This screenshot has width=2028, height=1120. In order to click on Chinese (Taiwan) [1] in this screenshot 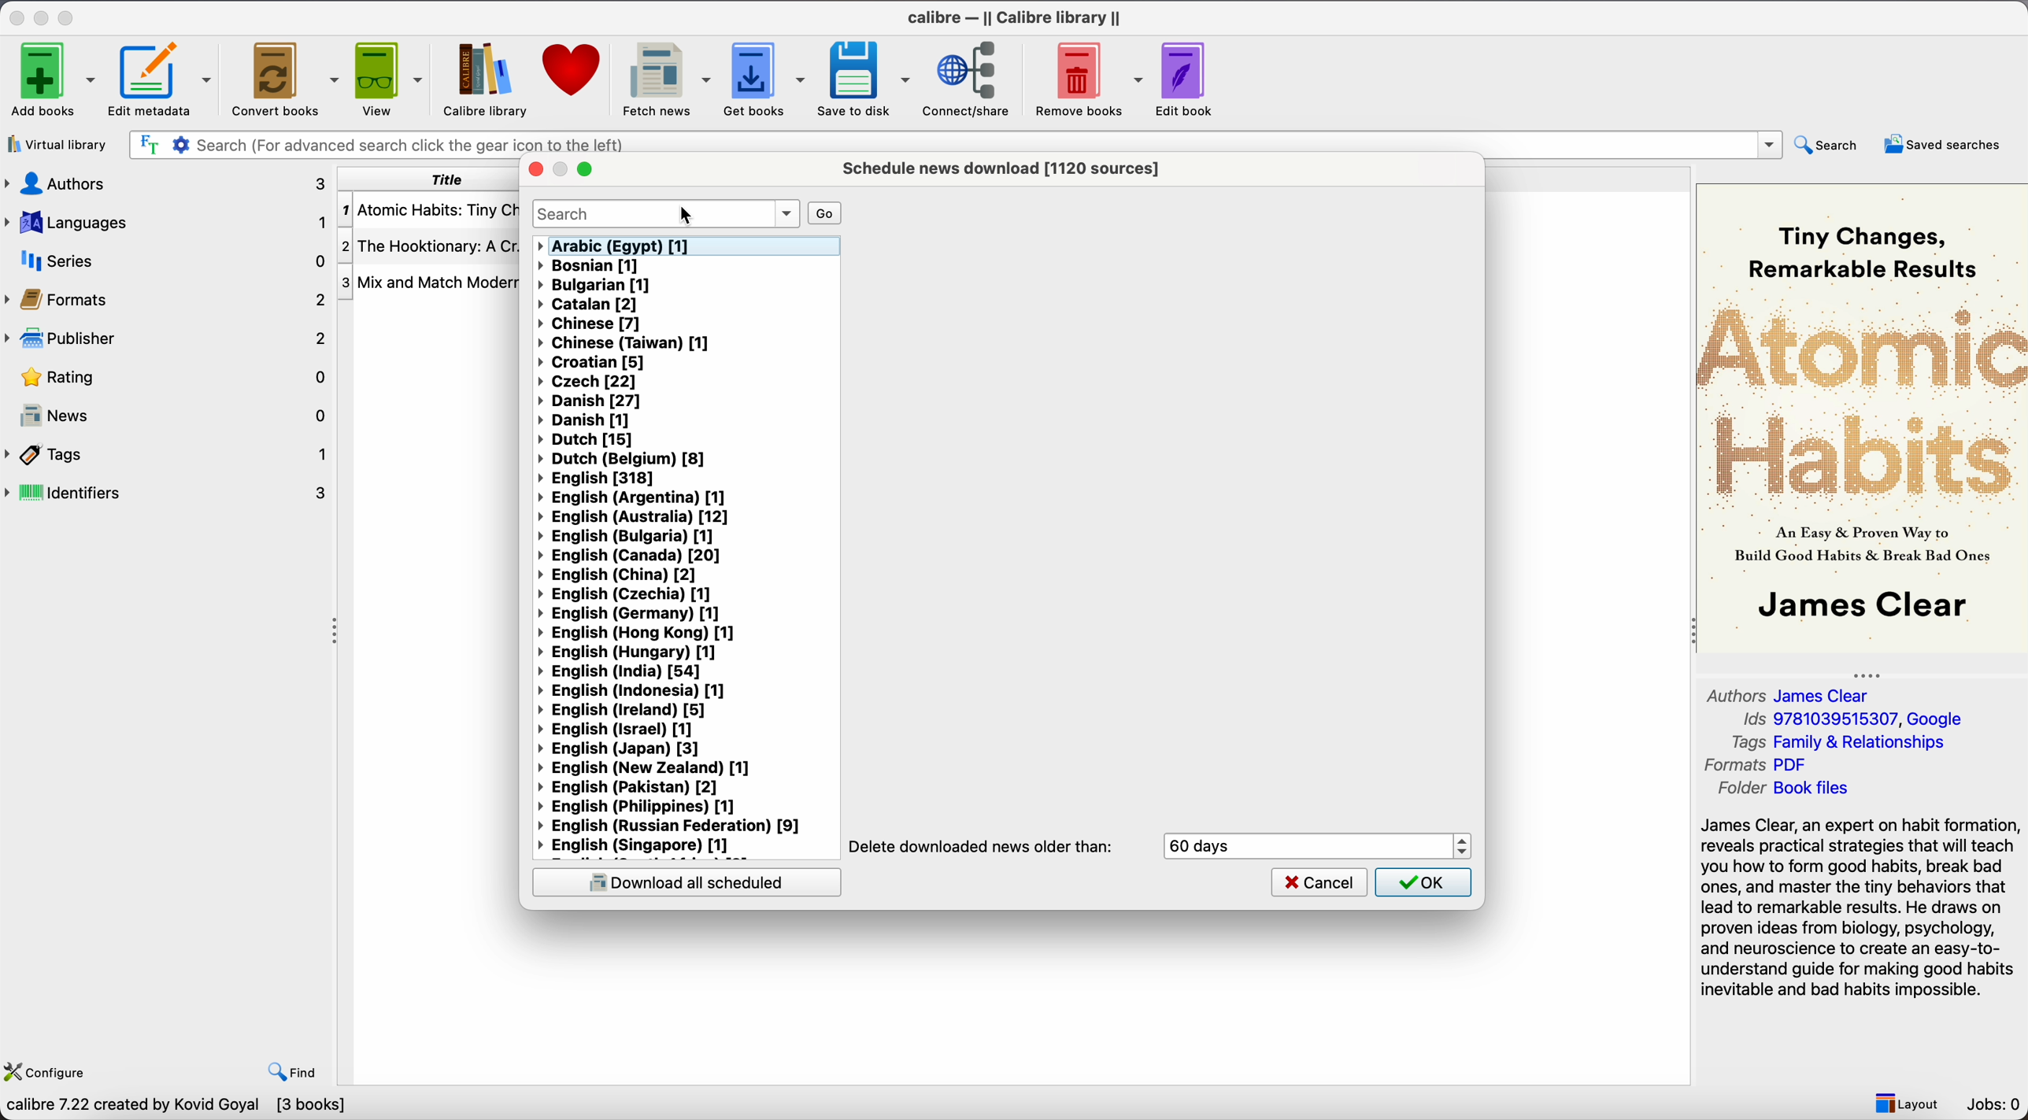, I will do `click(624, 342)`.